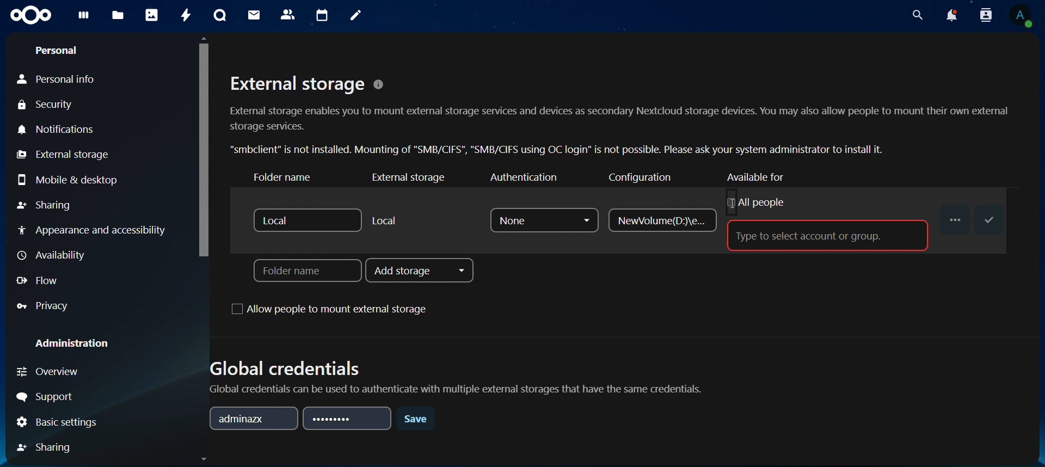 The height and width of the screenshot is (467, 1045). I want to click on photos, so click(152, 15).